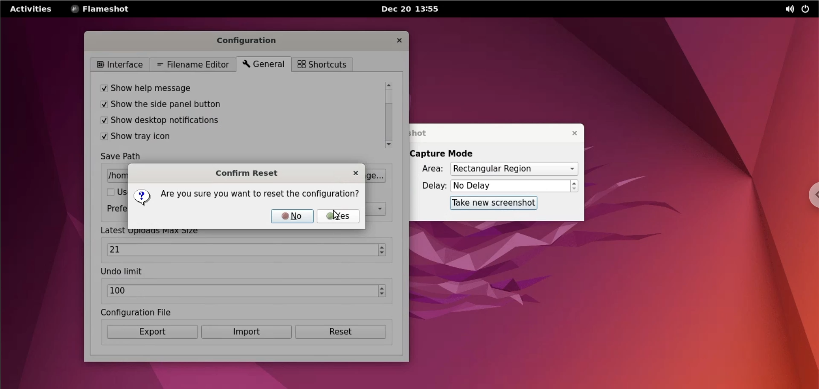 This screenshot has width=819, height=389. What do you see at coordinates (234, 137) in the screenshot?
I see `show tray icon ` at bounding box center [234, 137].